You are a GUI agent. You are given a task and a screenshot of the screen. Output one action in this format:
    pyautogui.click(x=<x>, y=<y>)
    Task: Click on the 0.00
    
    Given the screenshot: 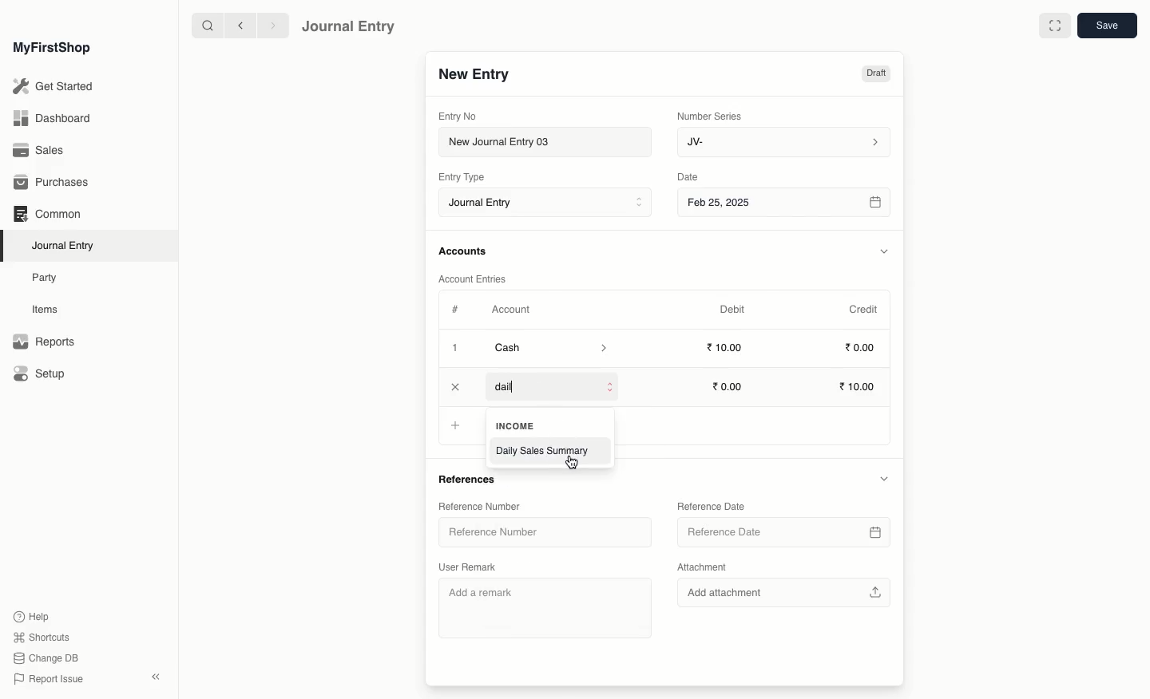 What is the action you would take?
    pyautogui.click(x=861, y=350)
    